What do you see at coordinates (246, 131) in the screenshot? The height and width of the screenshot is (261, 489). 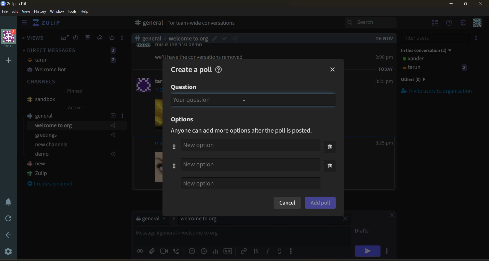 I see `metadata` at bounding box center [246, 131].